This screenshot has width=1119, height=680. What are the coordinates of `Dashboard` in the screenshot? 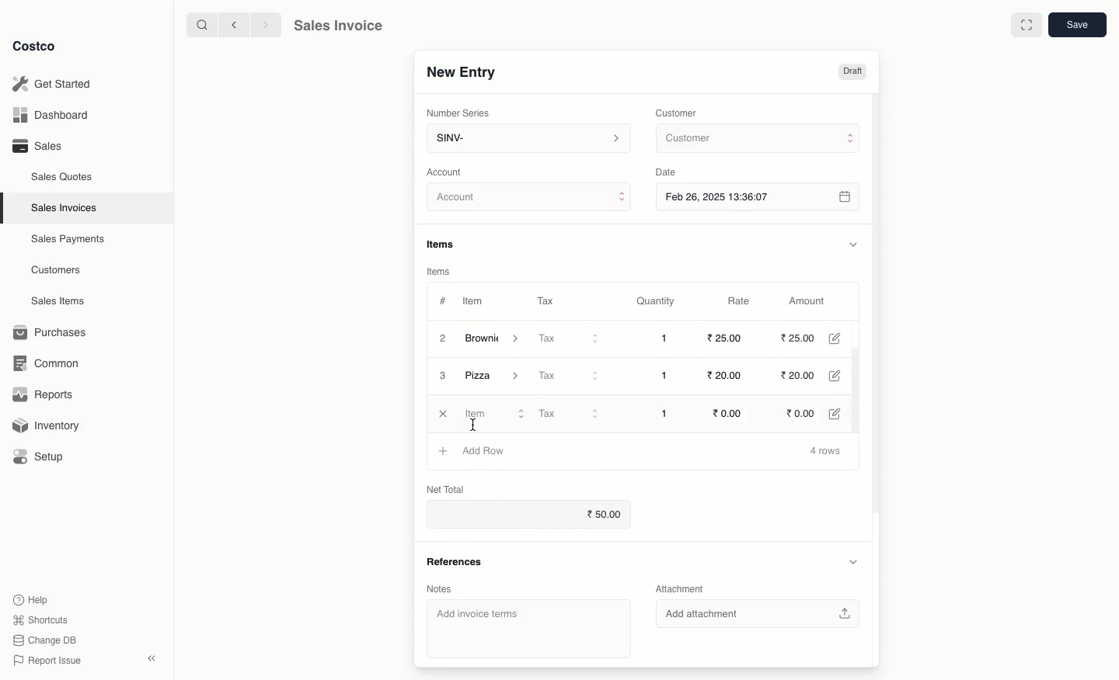 It's located at (48, 116).